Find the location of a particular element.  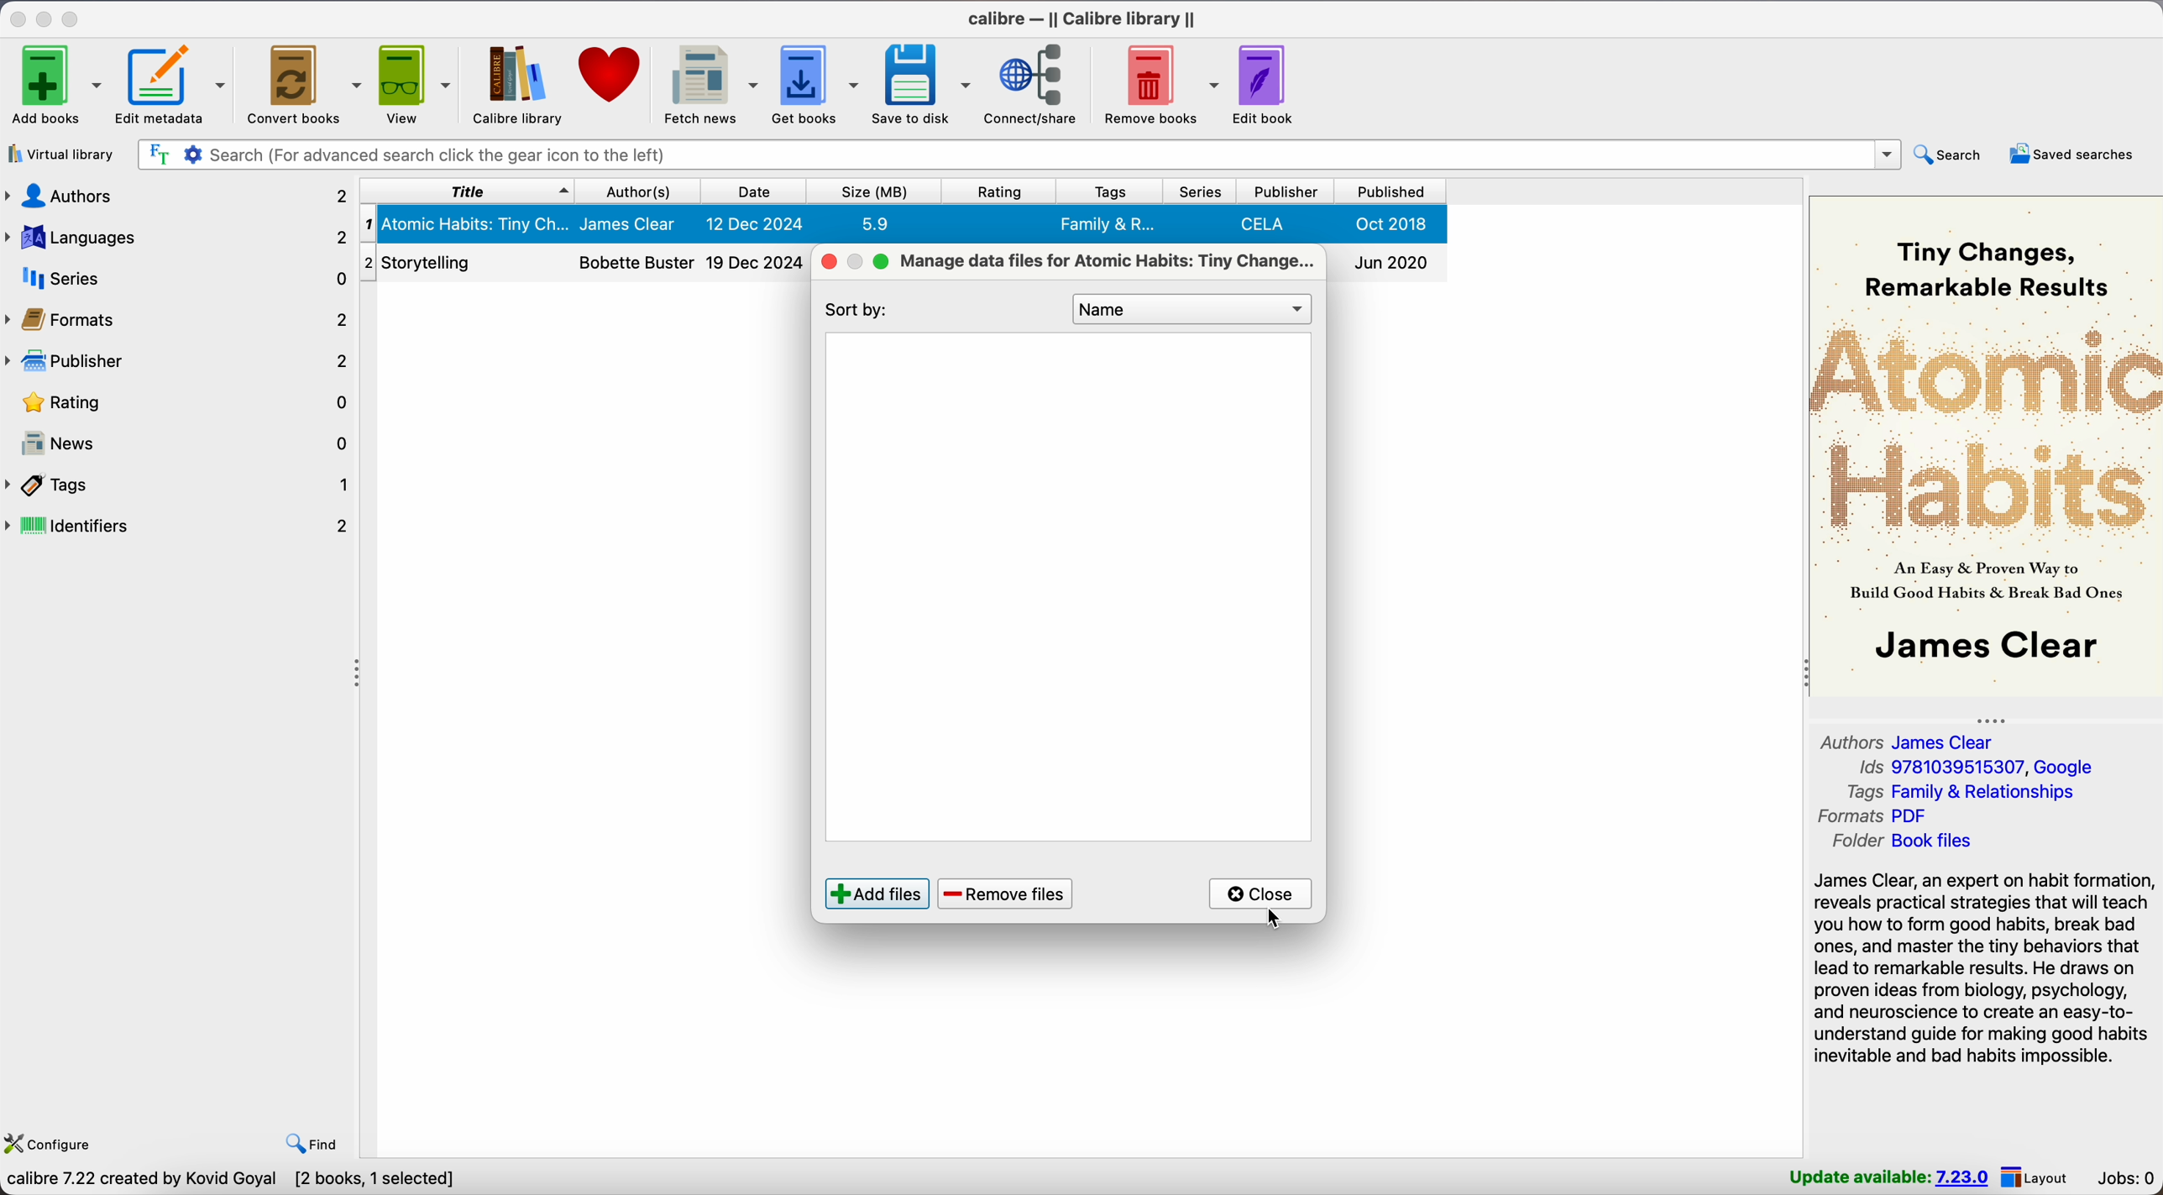

title is located at coordinates (466, 190).